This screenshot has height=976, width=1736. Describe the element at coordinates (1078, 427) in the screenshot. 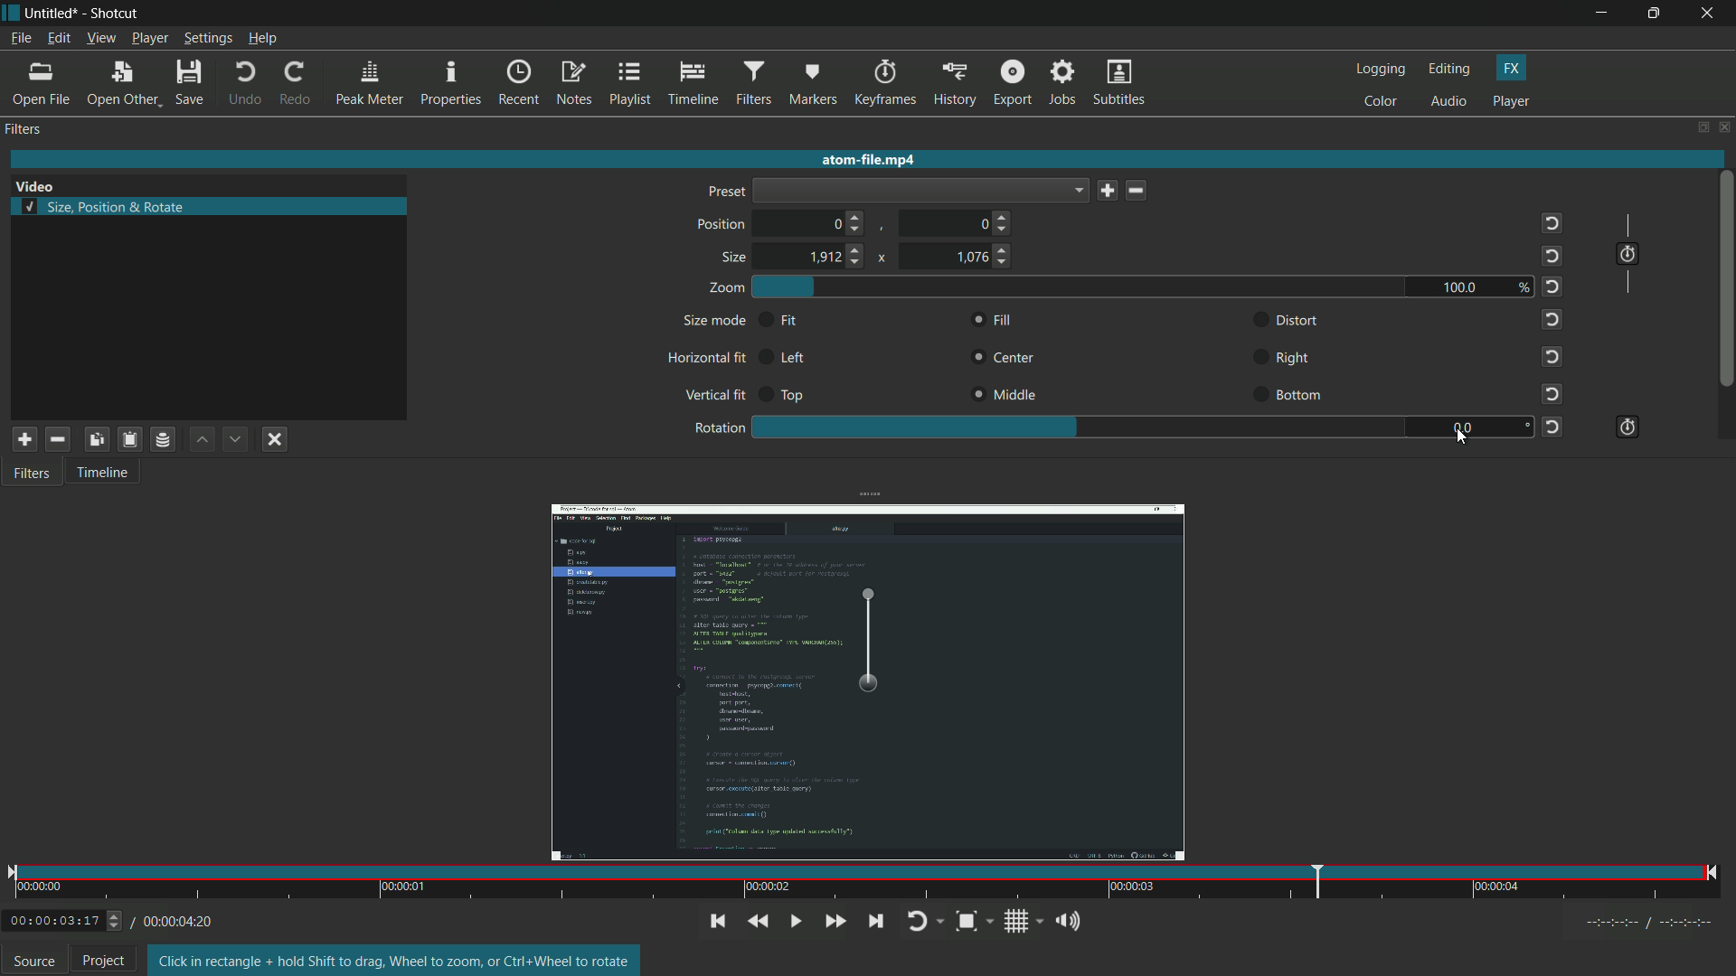

I see `rotation adjustment bar` at that location.